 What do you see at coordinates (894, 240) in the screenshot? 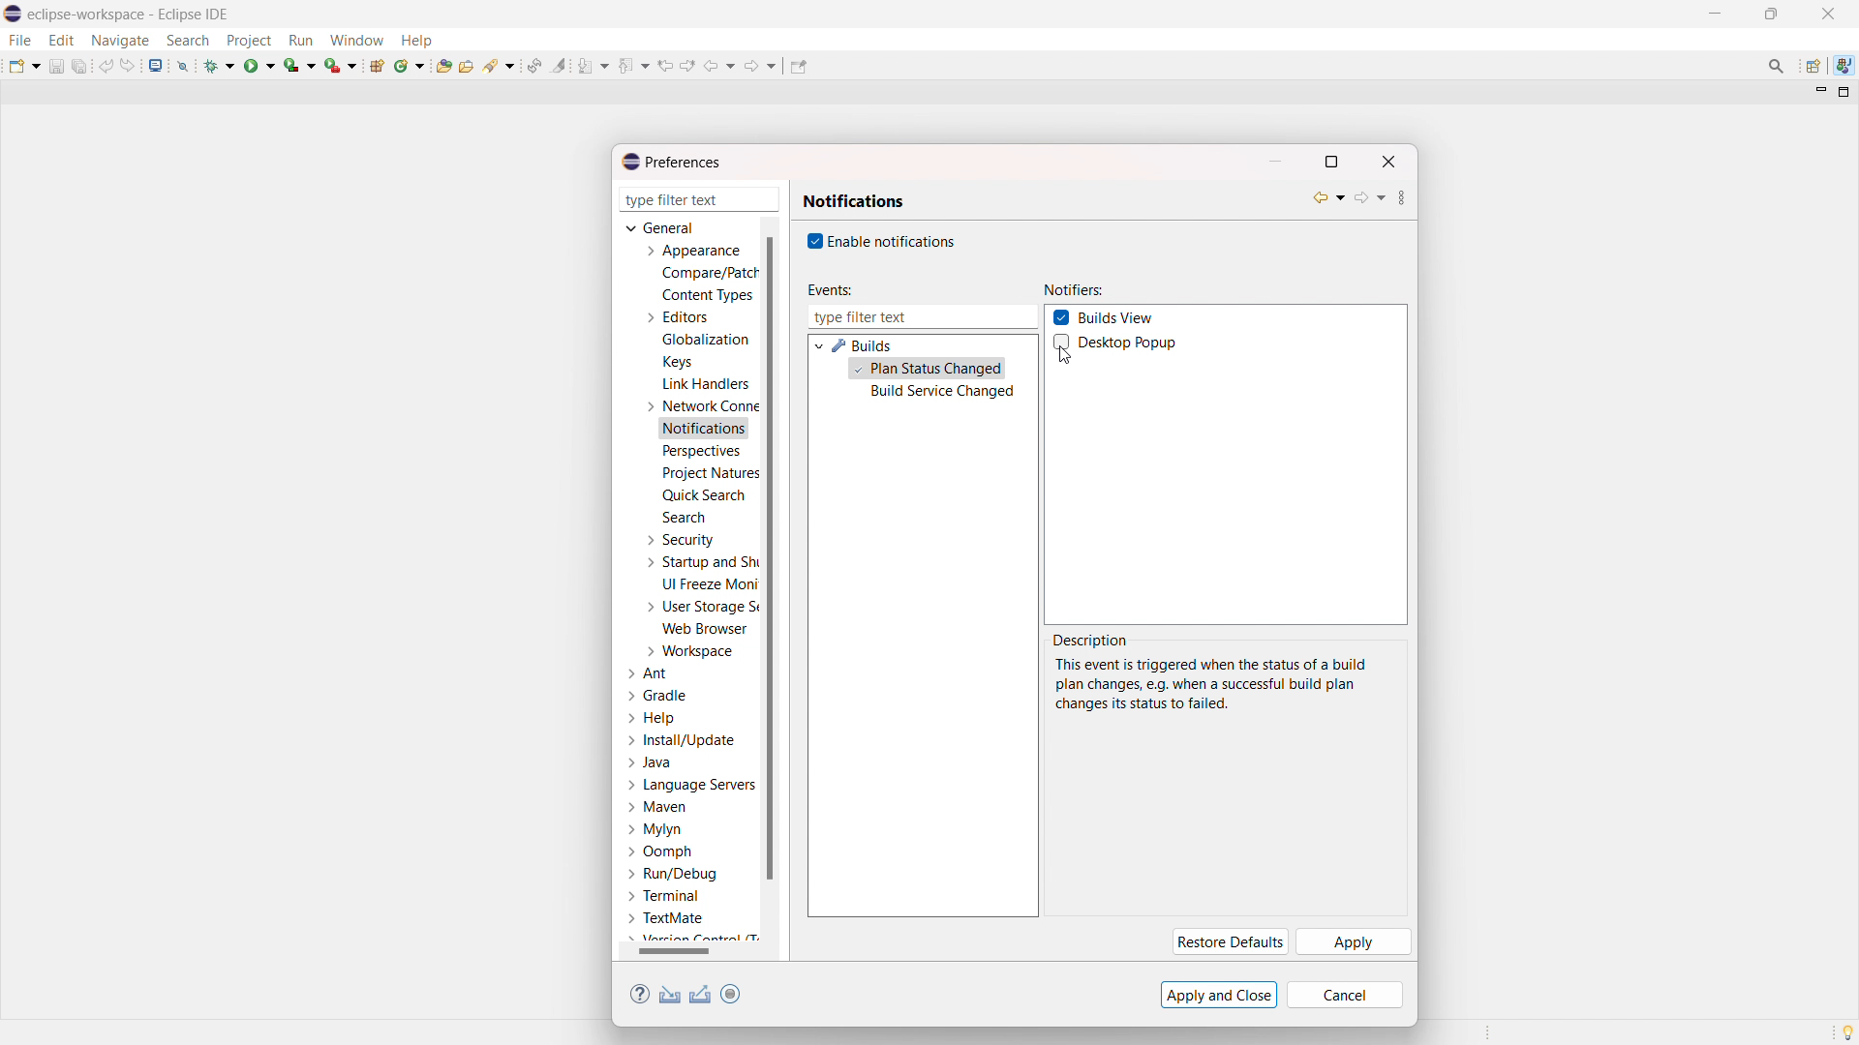
I see `enable notifications` at bounding box center [894, 240].